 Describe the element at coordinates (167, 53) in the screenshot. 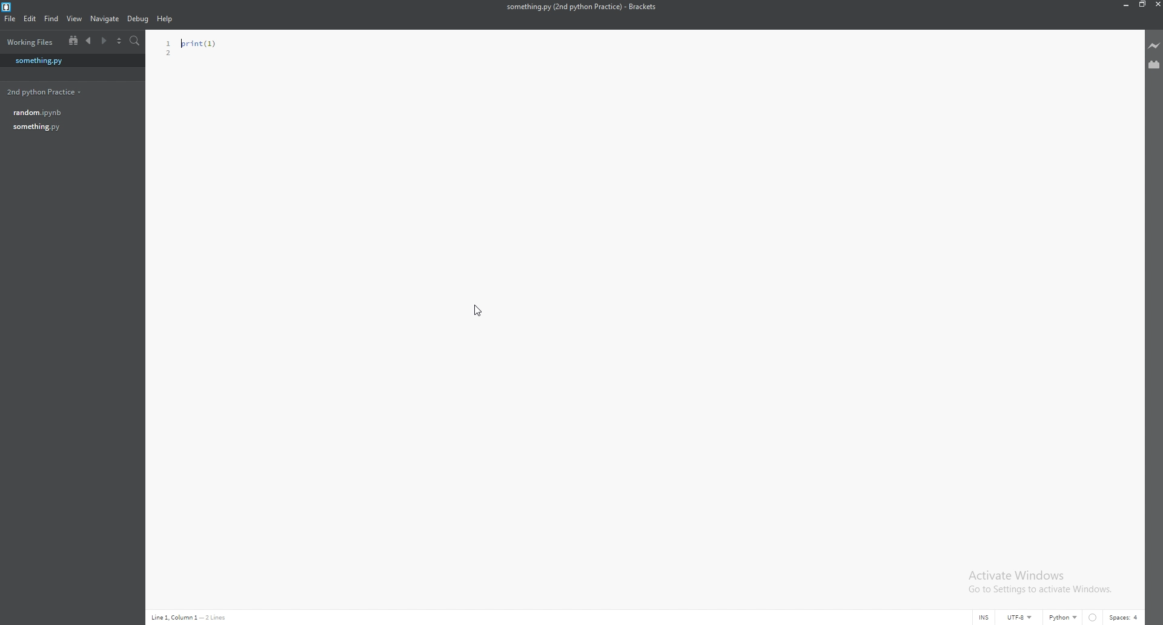

I see `2` at that location.